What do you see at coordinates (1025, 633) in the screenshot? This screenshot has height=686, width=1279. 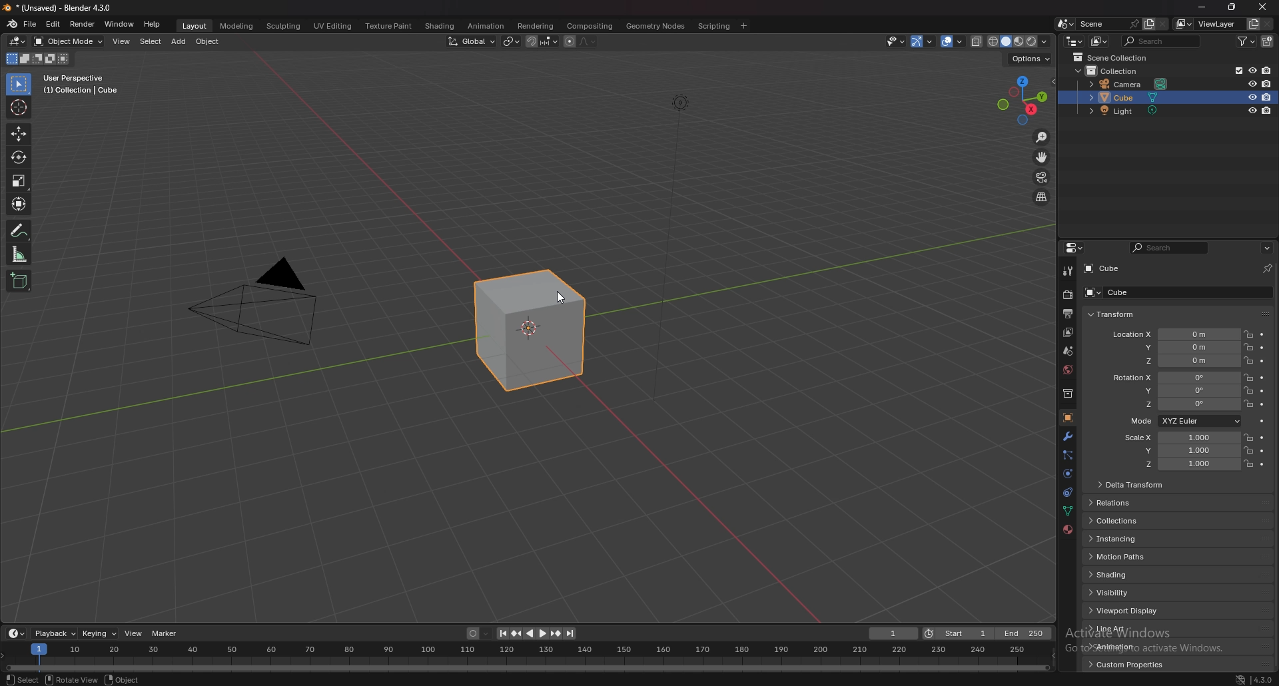 I see `end frame` at bounding box center [1025, 633].